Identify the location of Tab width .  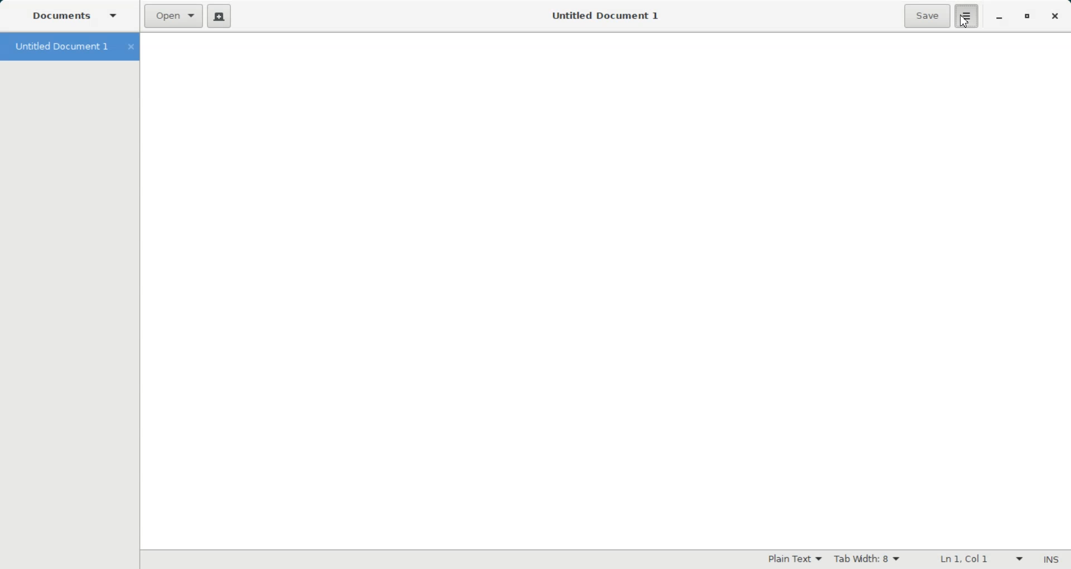
(866, 559).